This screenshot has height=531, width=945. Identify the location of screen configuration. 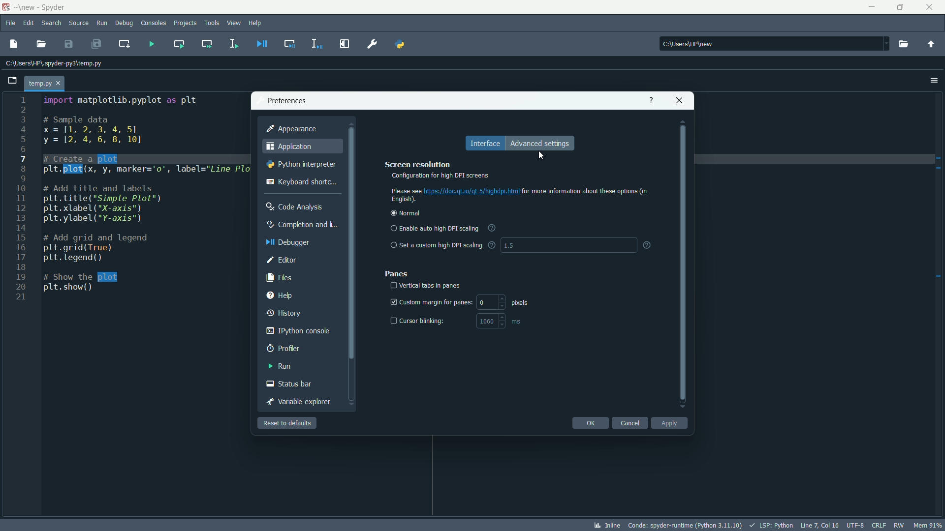
(516, 172).